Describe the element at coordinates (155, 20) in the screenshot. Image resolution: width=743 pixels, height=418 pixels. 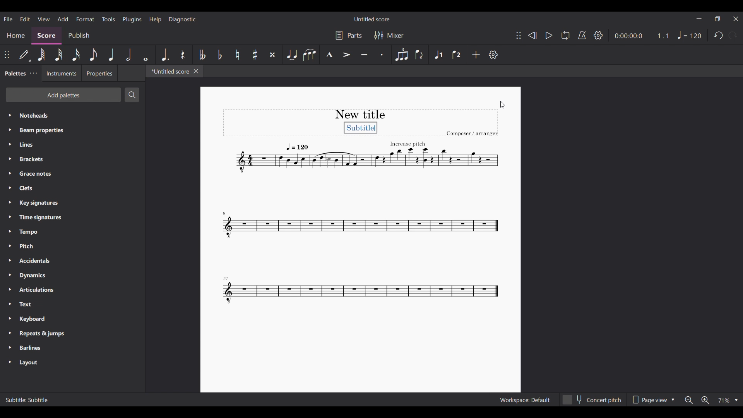
I see `Help menu` at that location.